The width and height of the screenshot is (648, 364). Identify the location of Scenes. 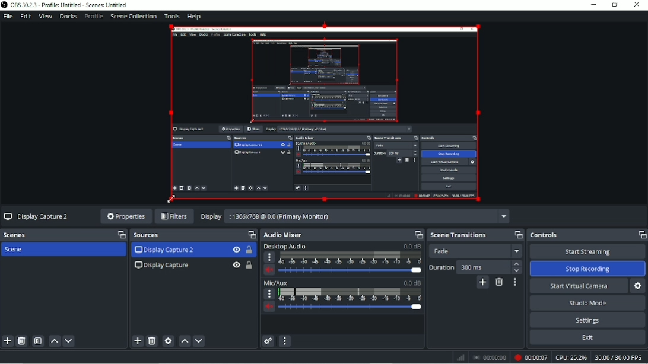
(17, 235).